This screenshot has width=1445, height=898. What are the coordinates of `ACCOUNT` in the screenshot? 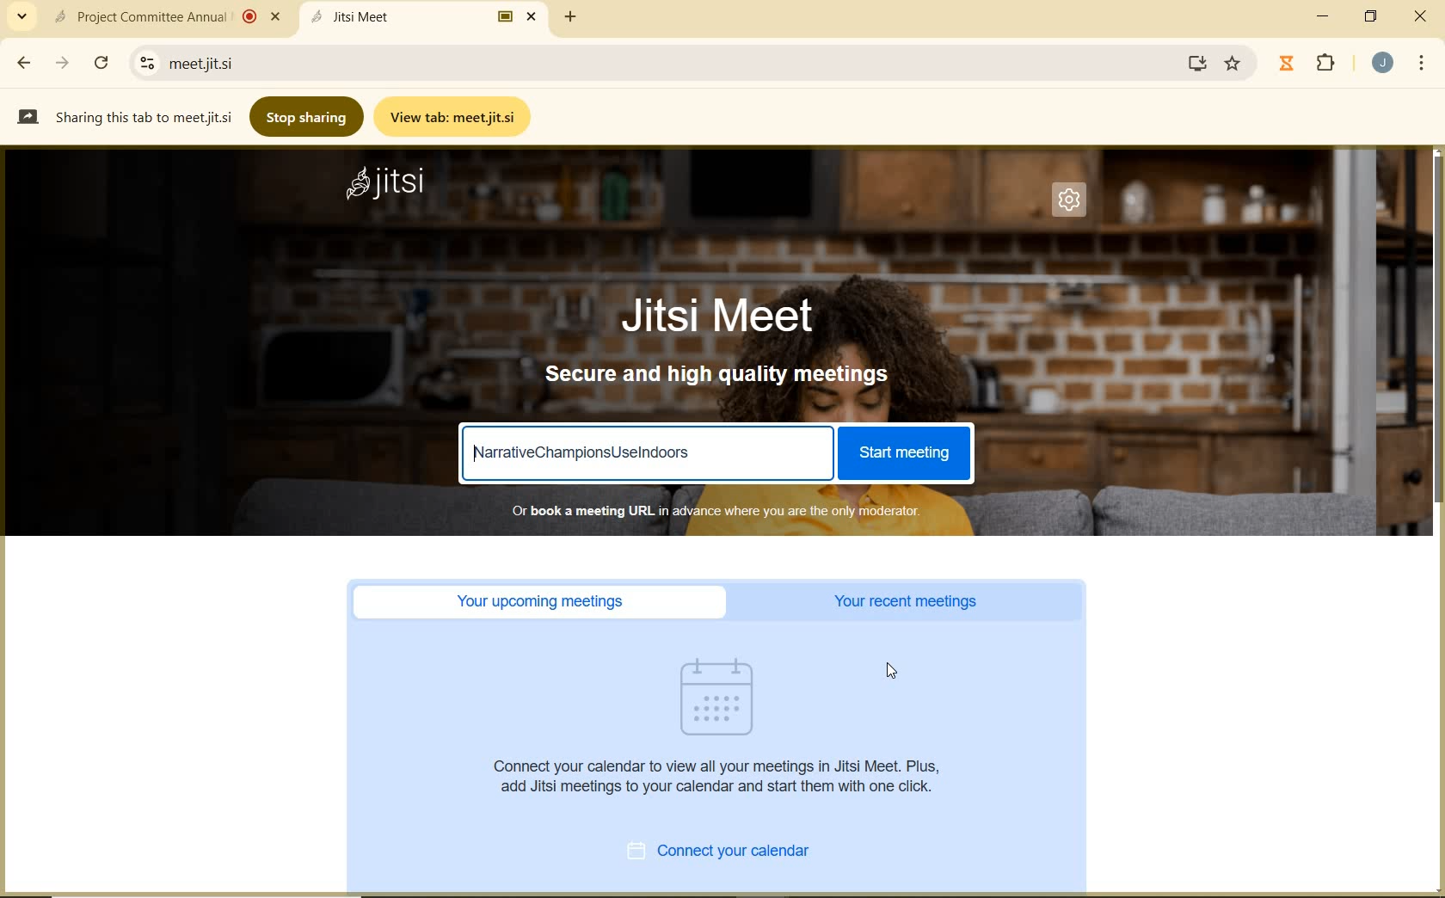 It's located at (1383, 63).